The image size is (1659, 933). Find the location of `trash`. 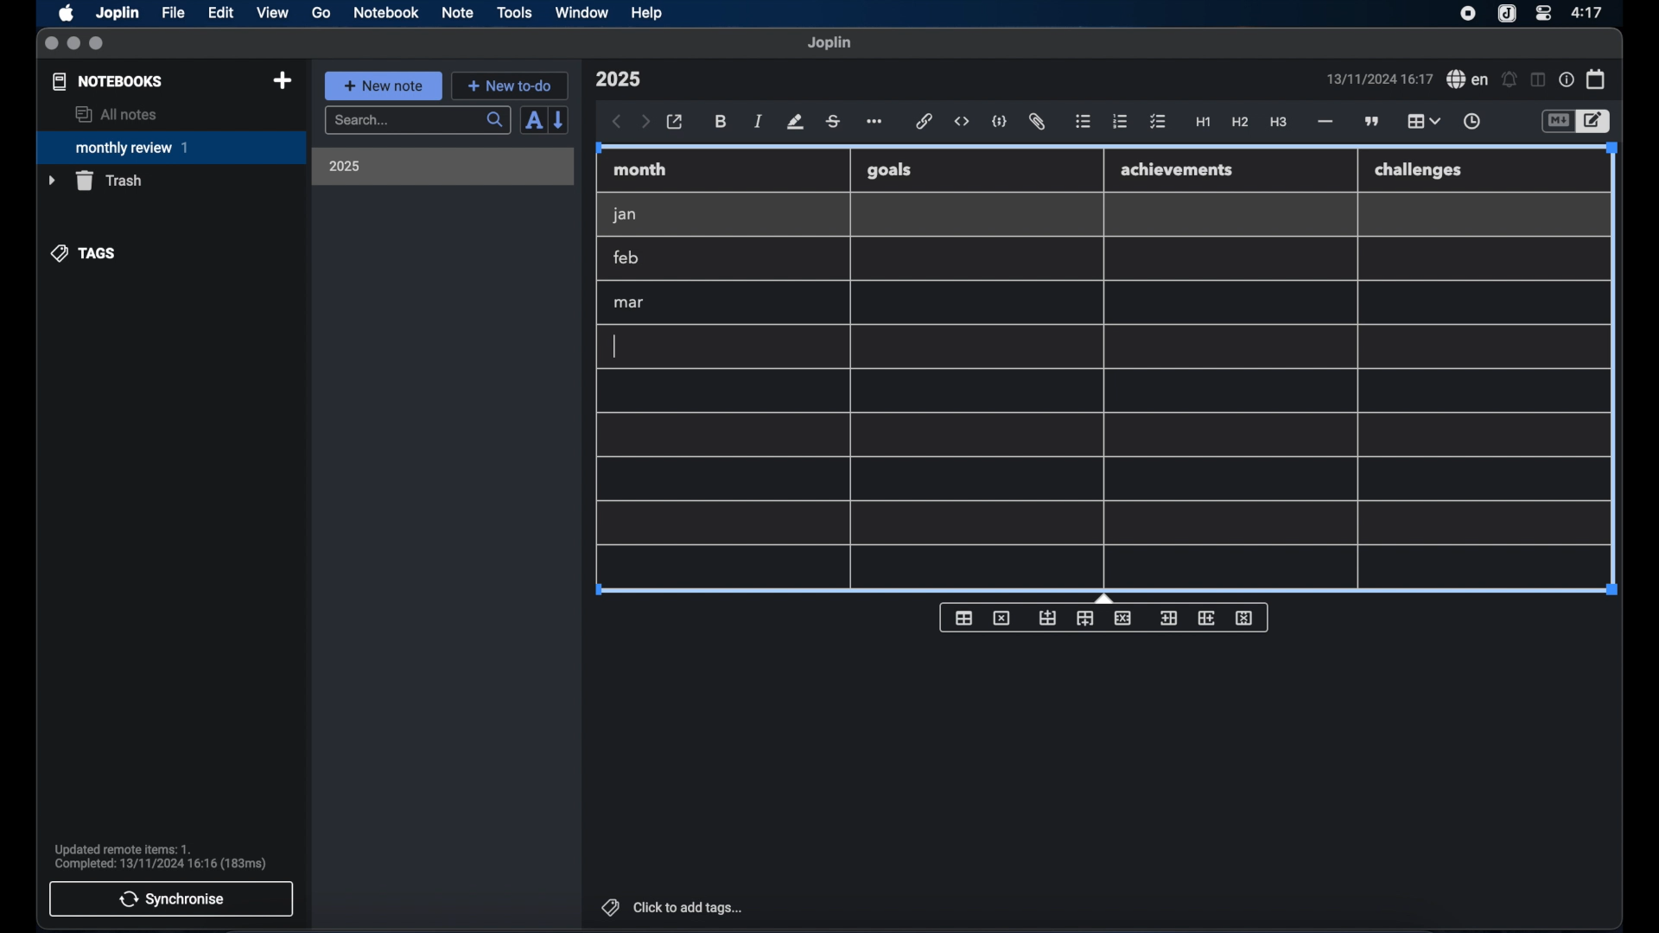

trash is located at coordinates (95, 181).